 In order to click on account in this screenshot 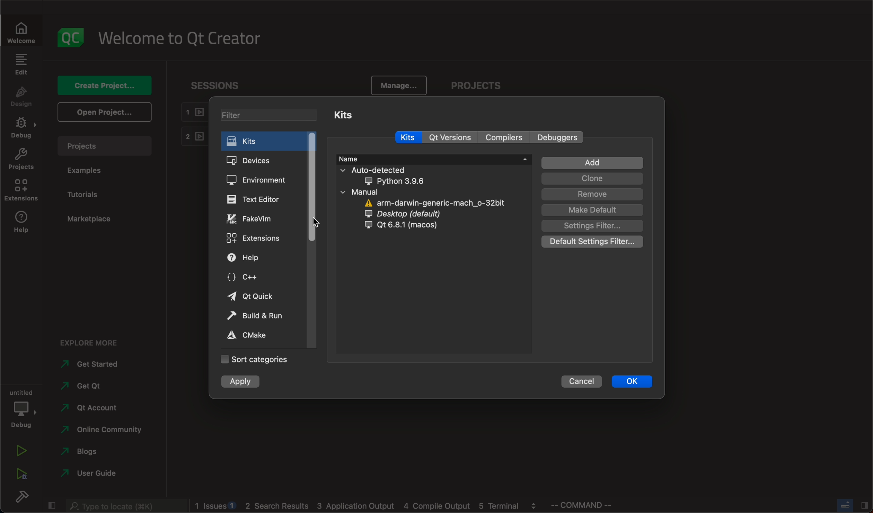, I will do `click(90, 409)`.